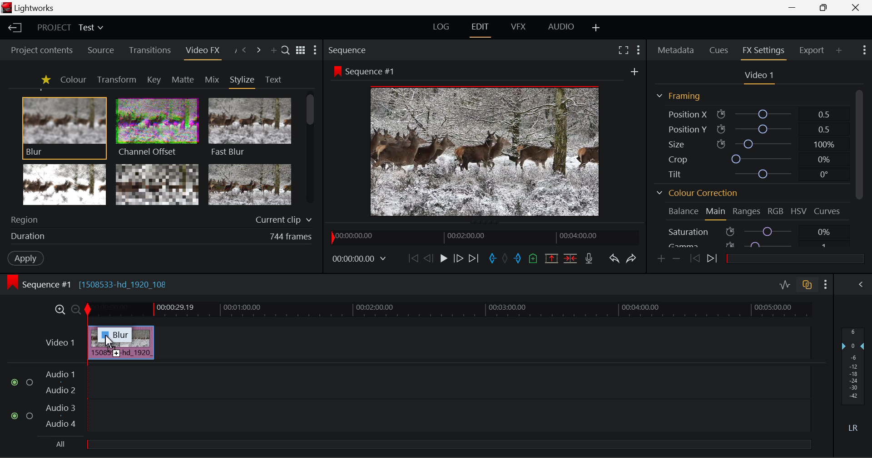  What do you see at coordinates (747, 212) in the screenshot?
I see `Ranges` at bounding box center [747, 212].